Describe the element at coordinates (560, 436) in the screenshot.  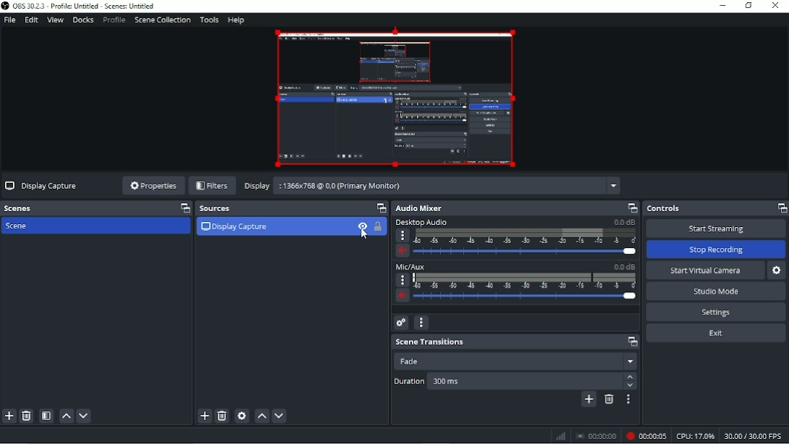
I see `Graph` at that location.